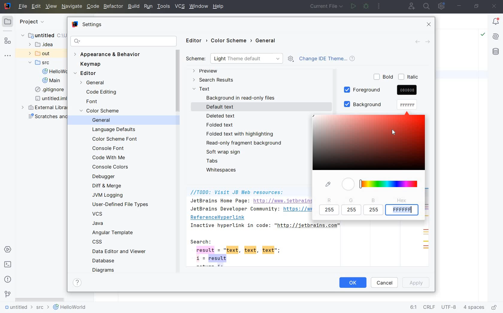 The image size is (503, 313). What do you see at coordinates (213, 80) in the screenshot?
I see `SEARCH RESULTS` at bounding box center [213, 80].